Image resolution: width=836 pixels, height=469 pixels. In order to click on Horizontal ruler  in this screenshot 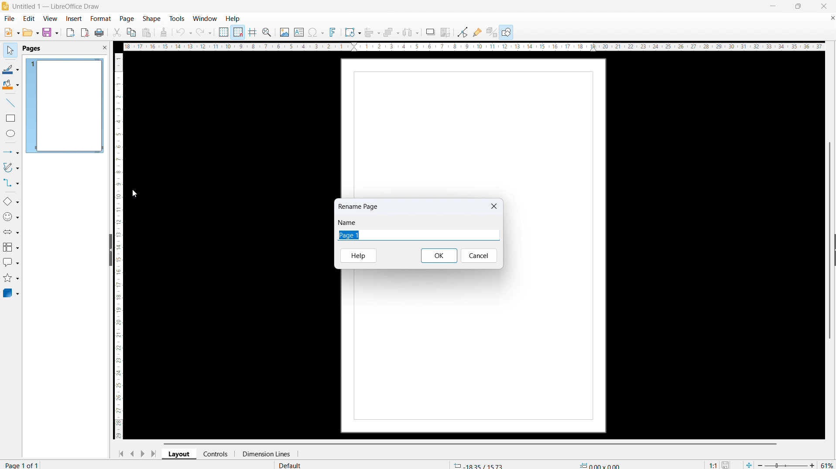, I will do `click(473, 46)`.